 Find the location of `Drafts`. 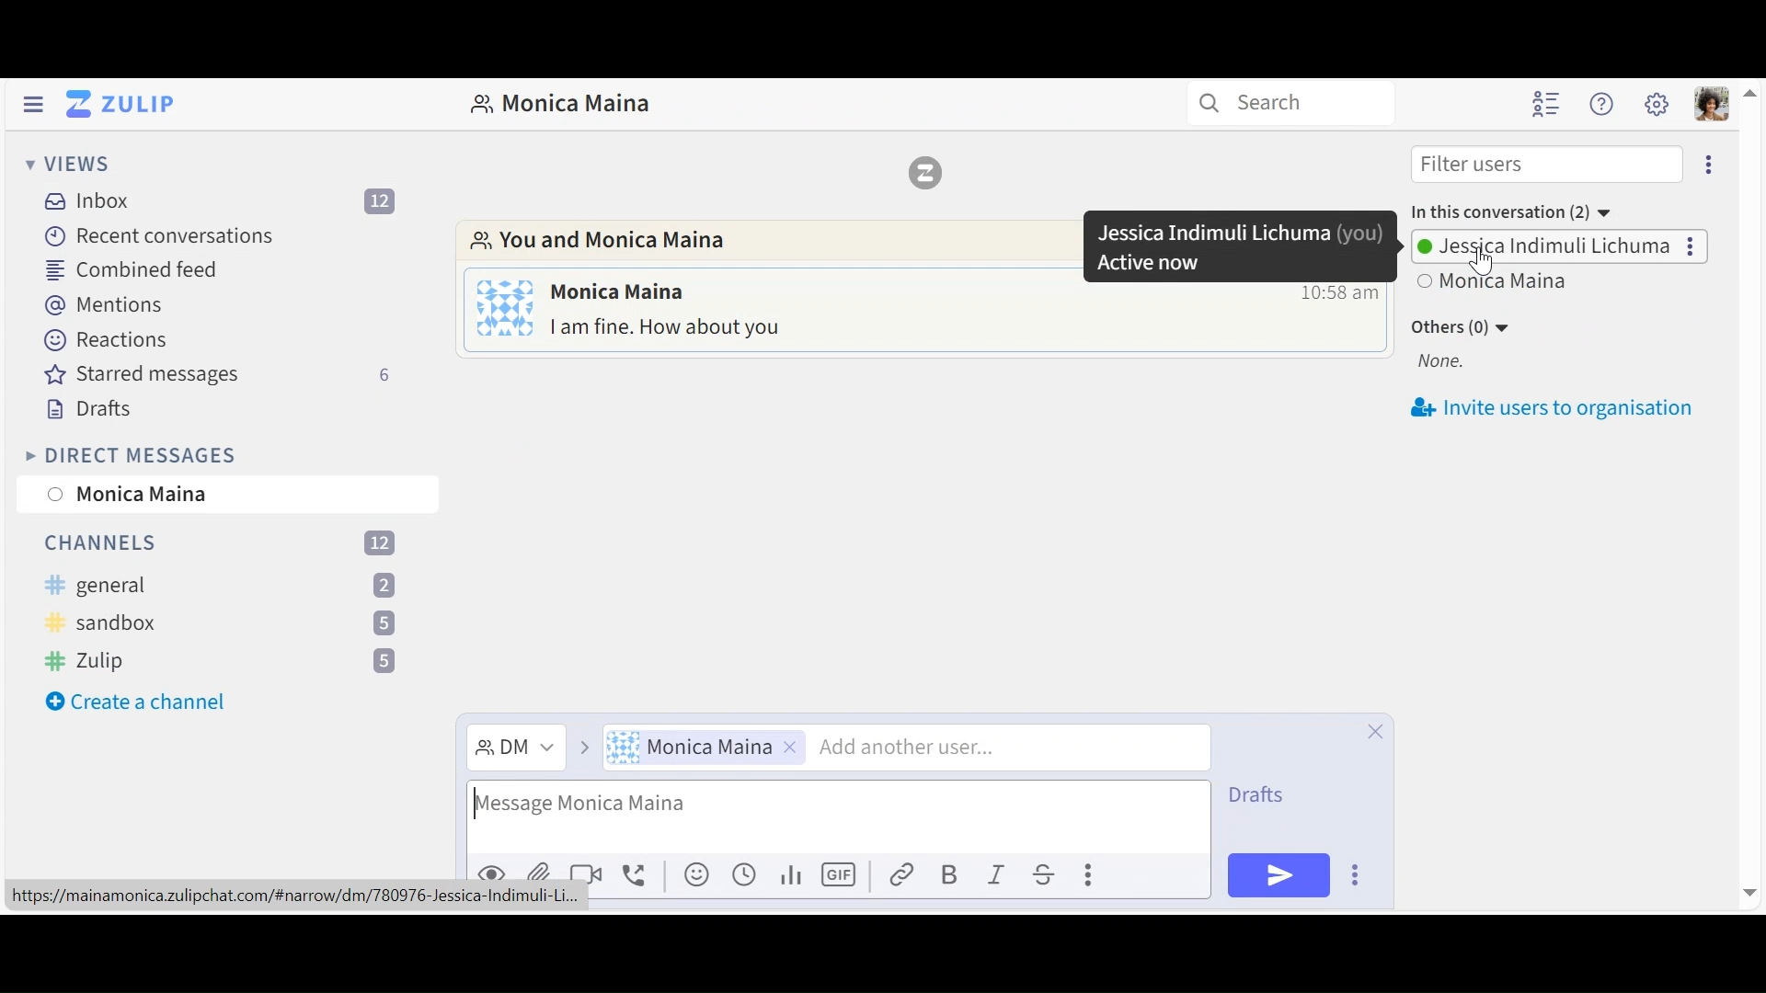

Drafts is located at coordinates (1265, 793).